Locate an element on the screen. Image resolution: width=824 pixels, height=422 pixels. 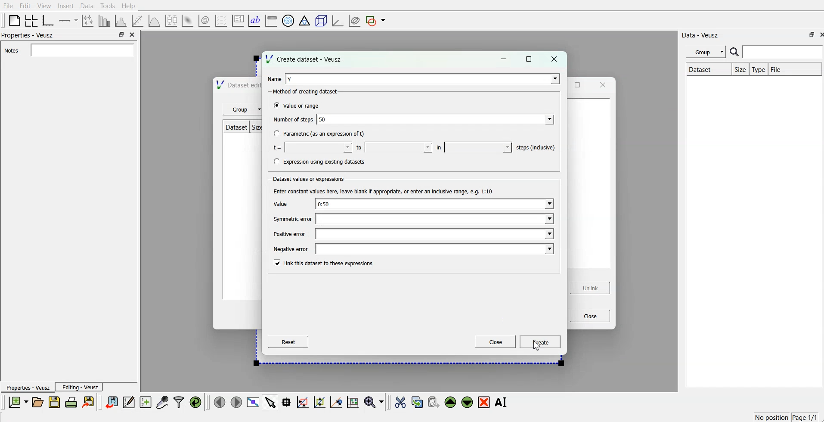
negative error value field is located at coordinates (435, 248).